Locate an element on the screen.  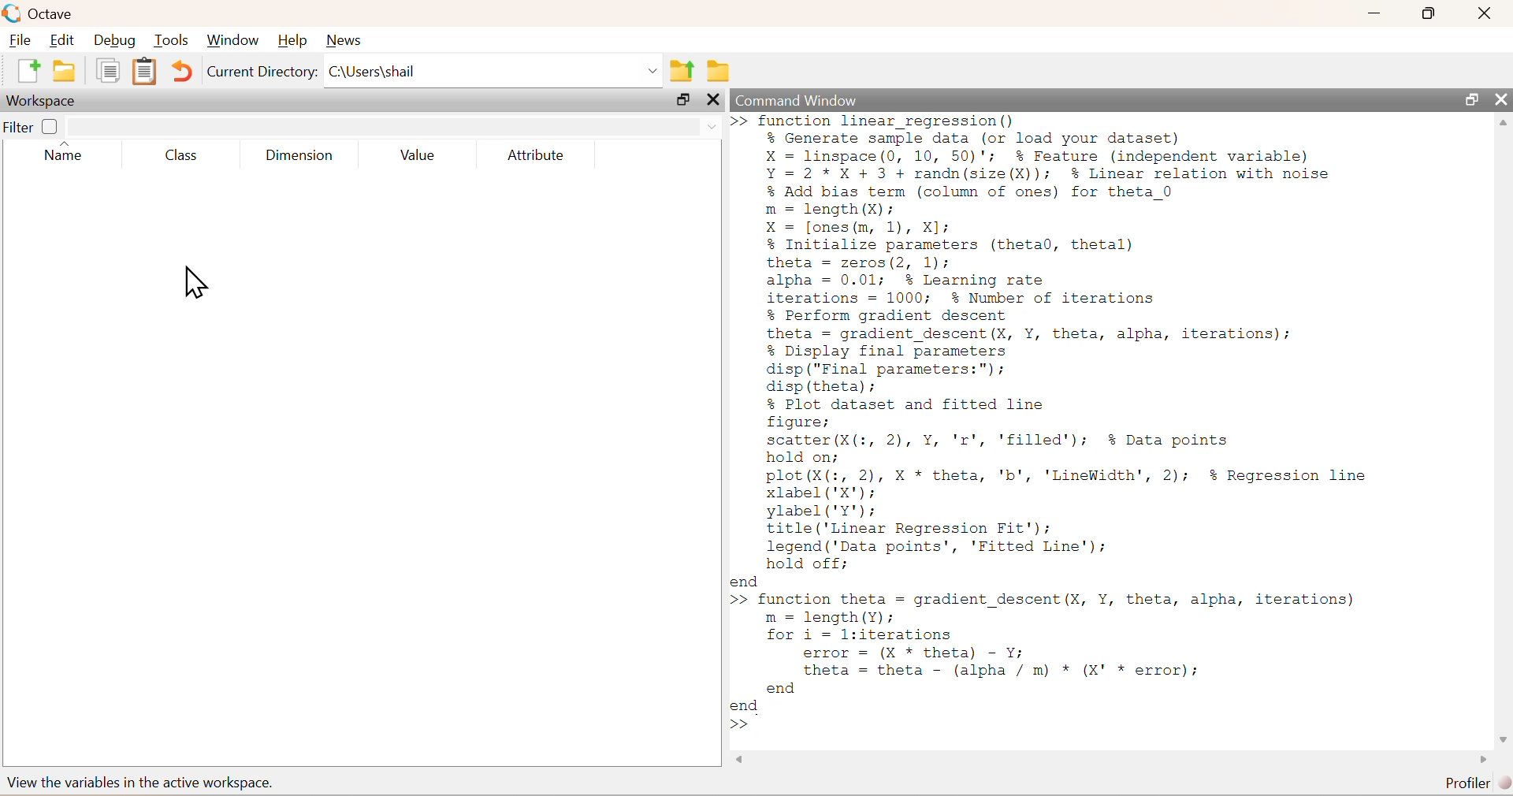
resize is located at coordinates (684, 99).